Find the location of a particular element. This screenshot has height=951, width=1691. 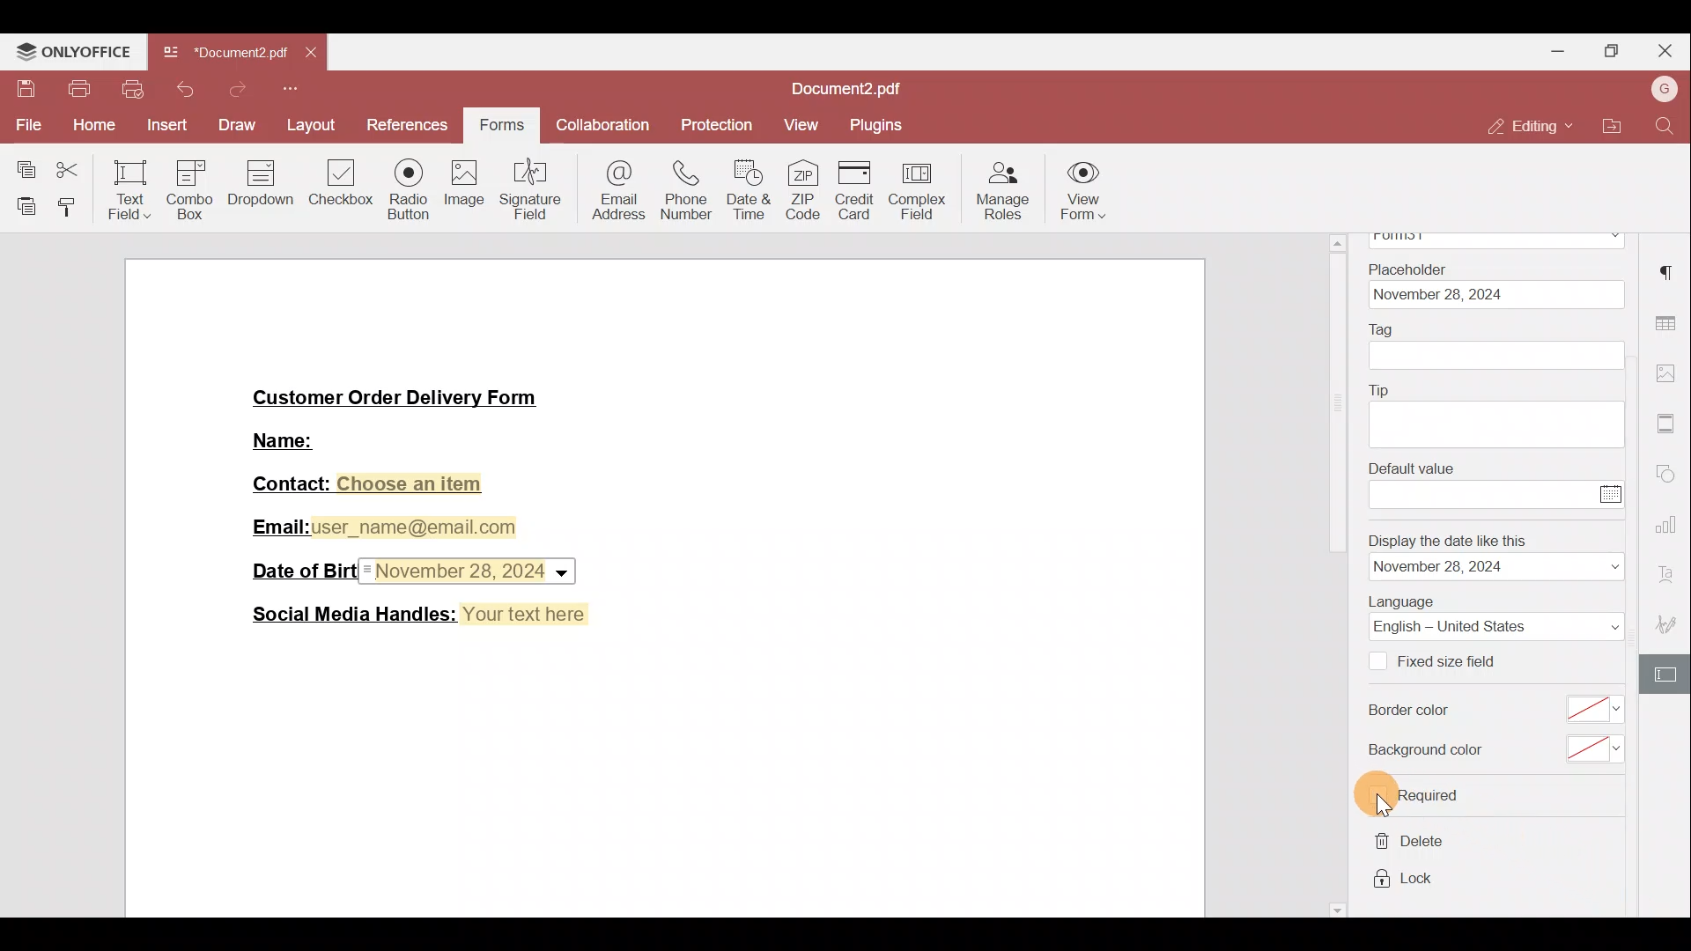

Dropdown is located at coordinates (262, 187).